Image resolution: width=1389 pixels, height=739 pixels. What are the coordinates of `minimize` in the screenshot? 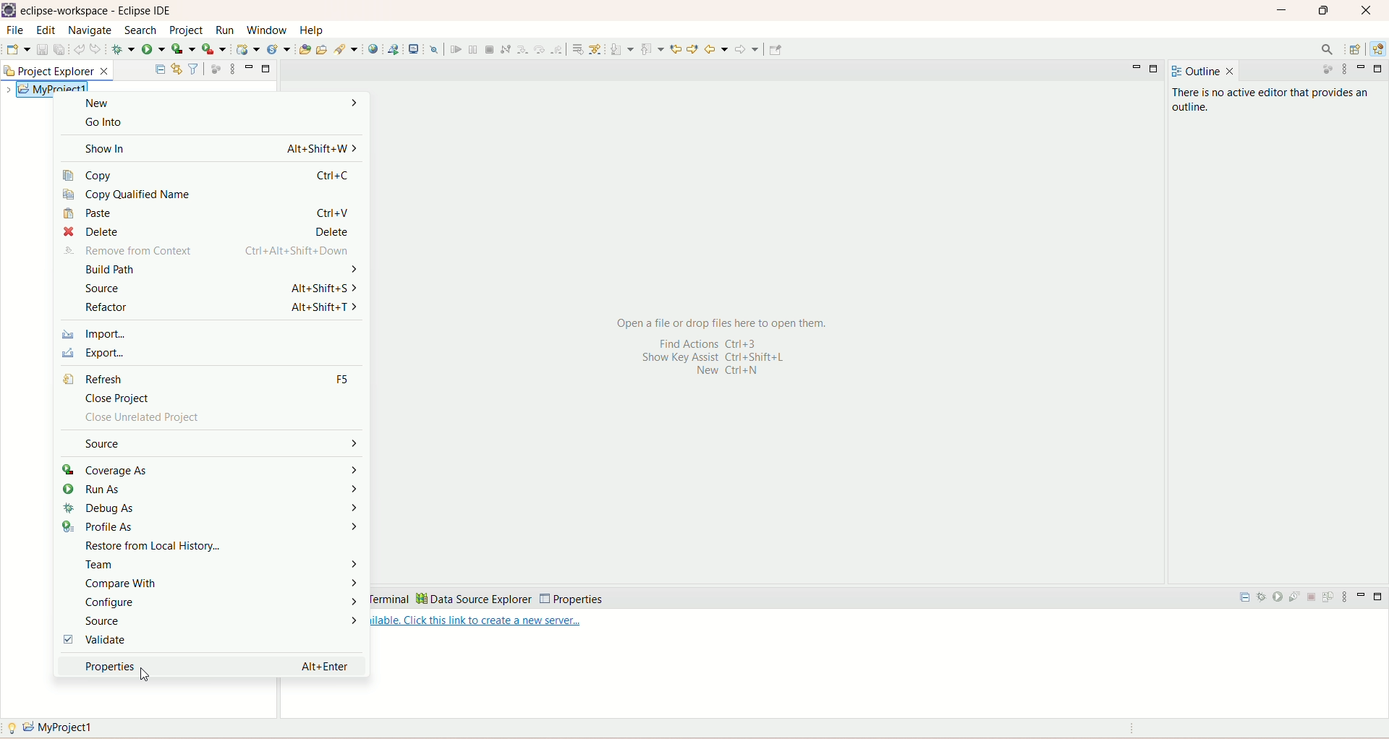 It's located at (1134, 68).